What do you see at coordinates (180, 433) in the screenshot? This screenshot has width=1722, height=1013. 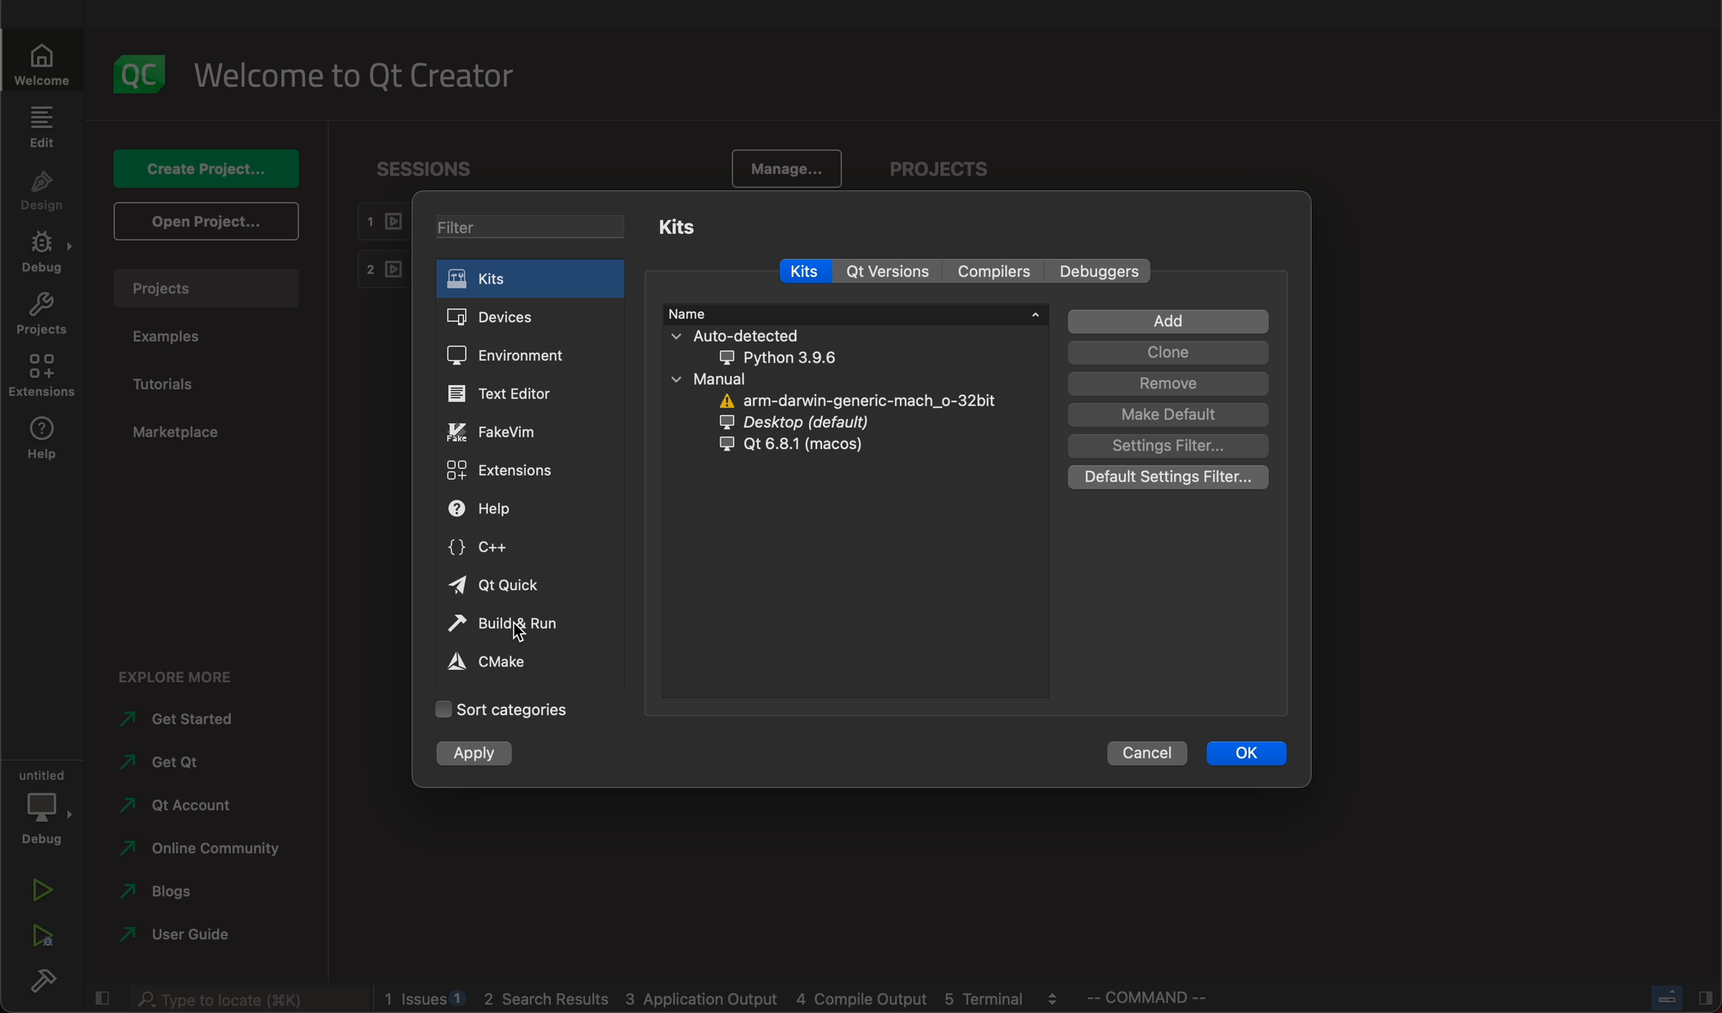 I see `marketplace` at bounding box center [180, 433].